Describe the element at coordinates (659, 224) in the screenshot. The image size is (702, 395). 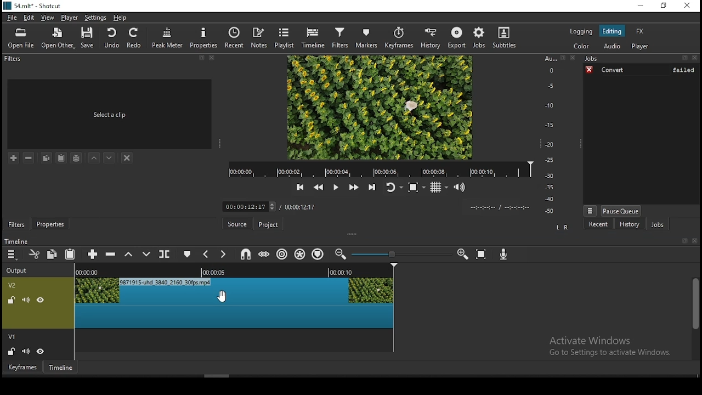
I see `jobs` at that location.